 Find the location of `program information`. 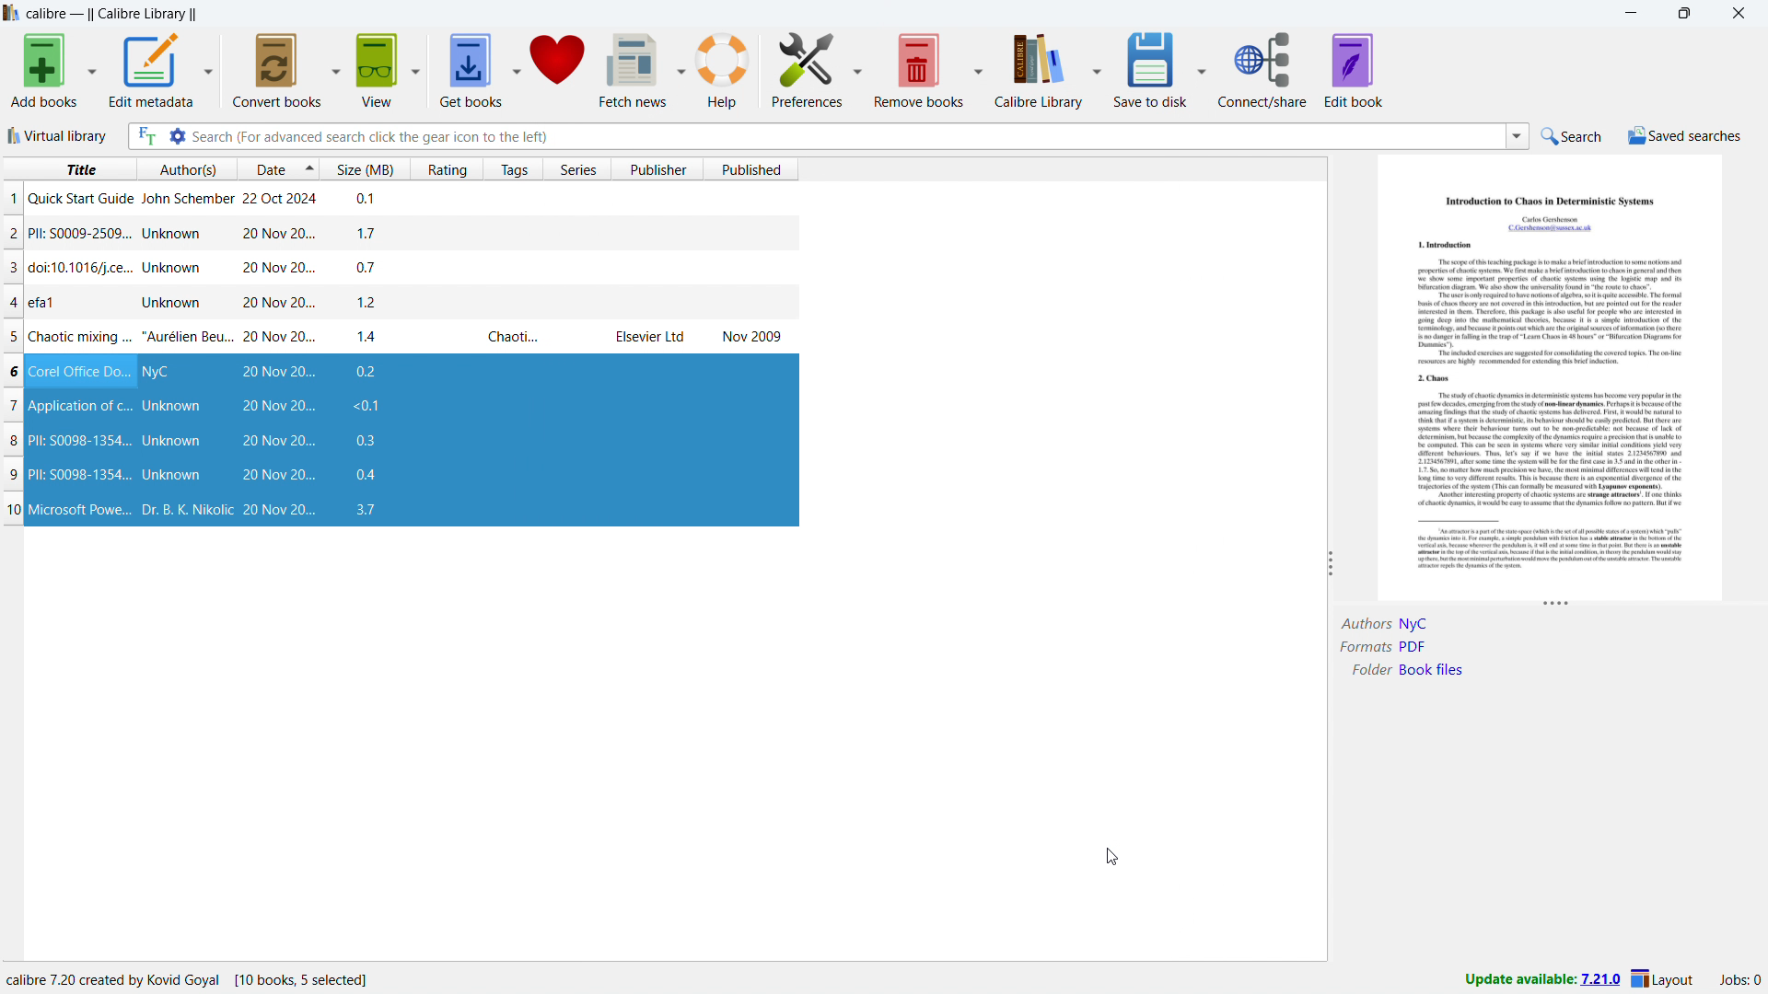

program information is located at coordinates (206, 978).